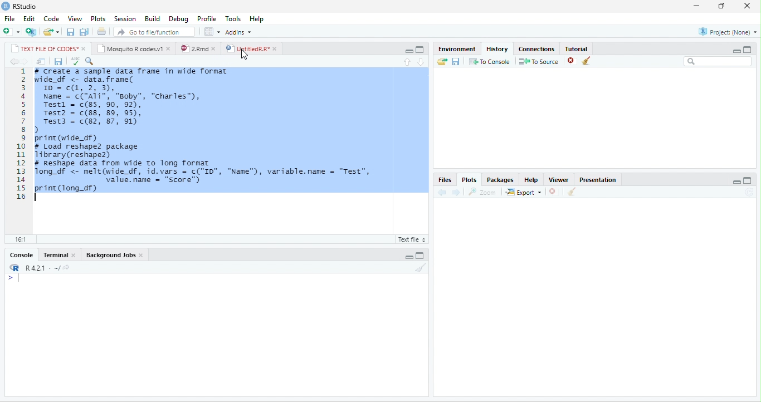  What do you see at coordinates (75, 19) in the screenshot?
I see `View` at bounding box center [75, 19].